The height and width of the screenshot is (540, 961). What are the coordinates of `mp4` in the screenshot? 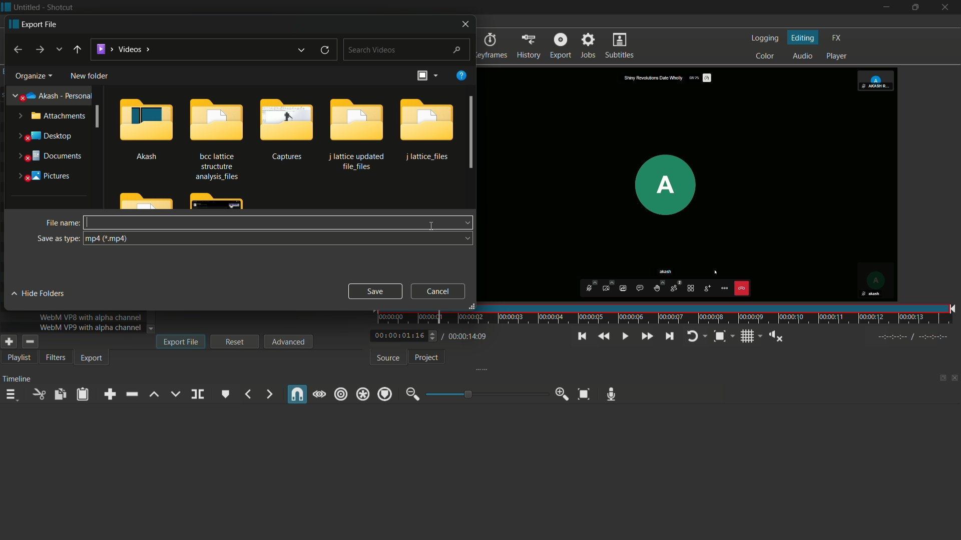 It's located at (109, 239).